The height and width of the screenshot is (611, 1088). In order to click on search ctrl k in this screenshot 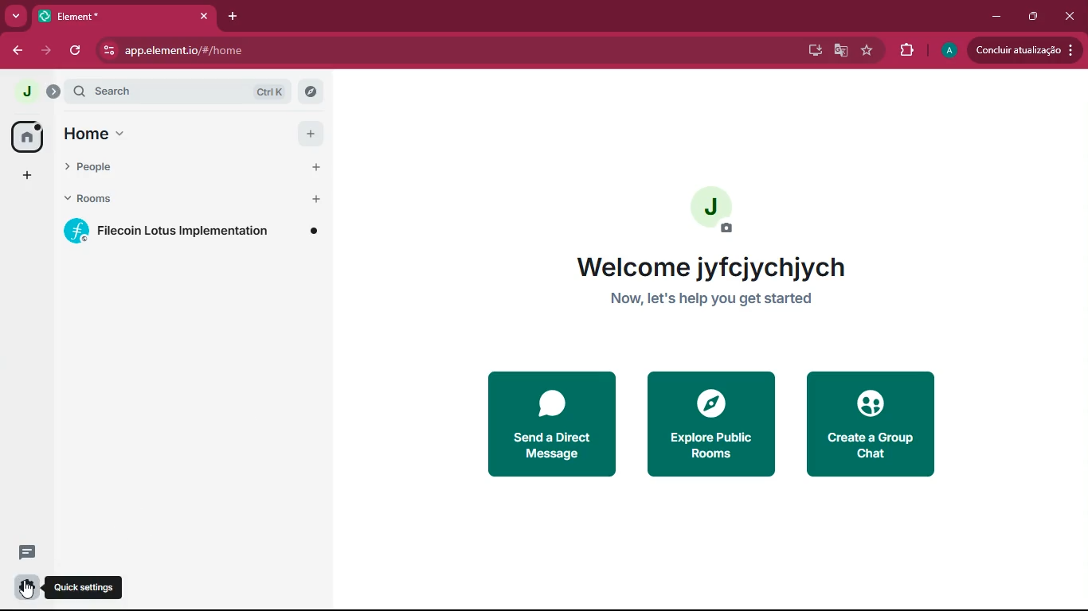, I will do `click(182, 91)`.